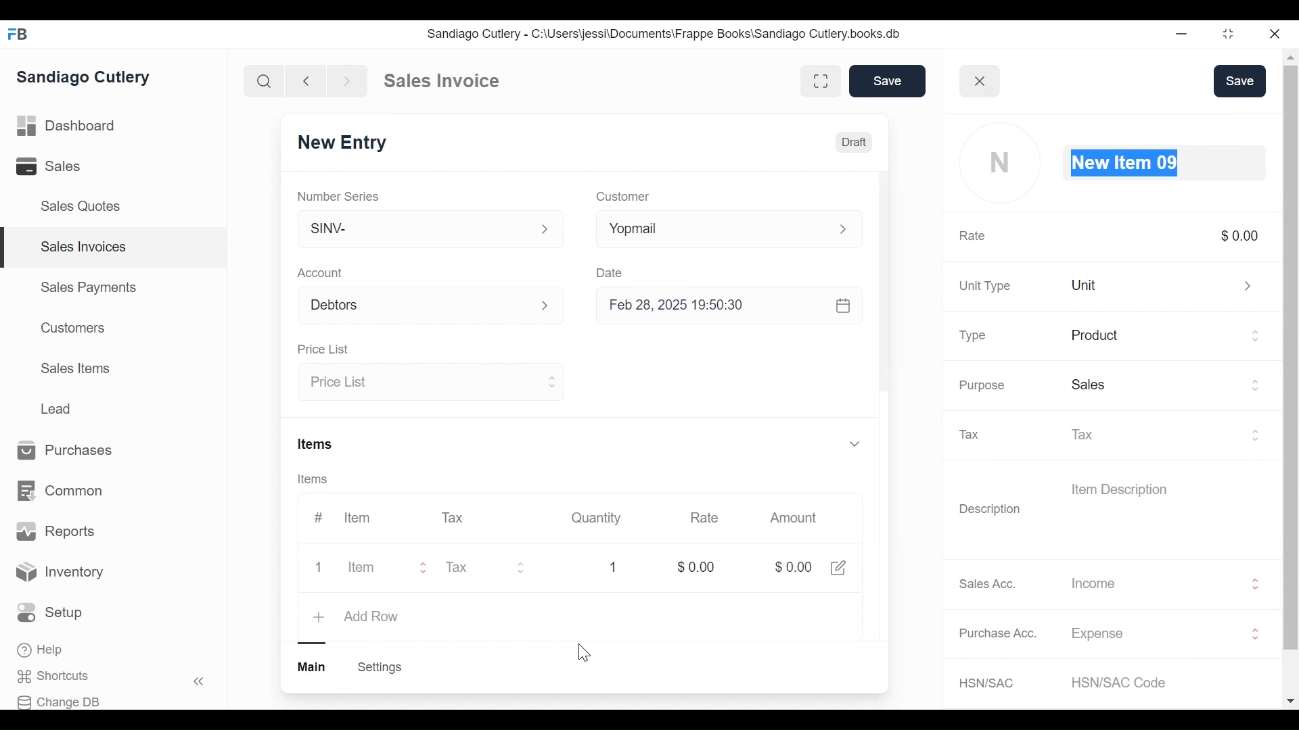 Image resolution: width=1299 pixels, height=730 pixels. I want to click on Item, so click(356, 518).